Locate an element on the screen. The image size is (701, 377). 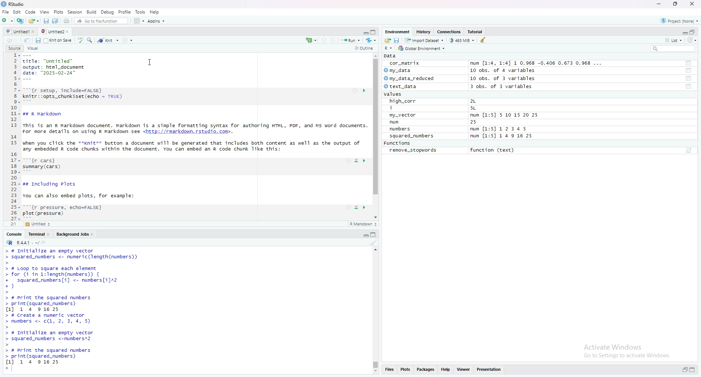
i is located at coordinates (401, 107).